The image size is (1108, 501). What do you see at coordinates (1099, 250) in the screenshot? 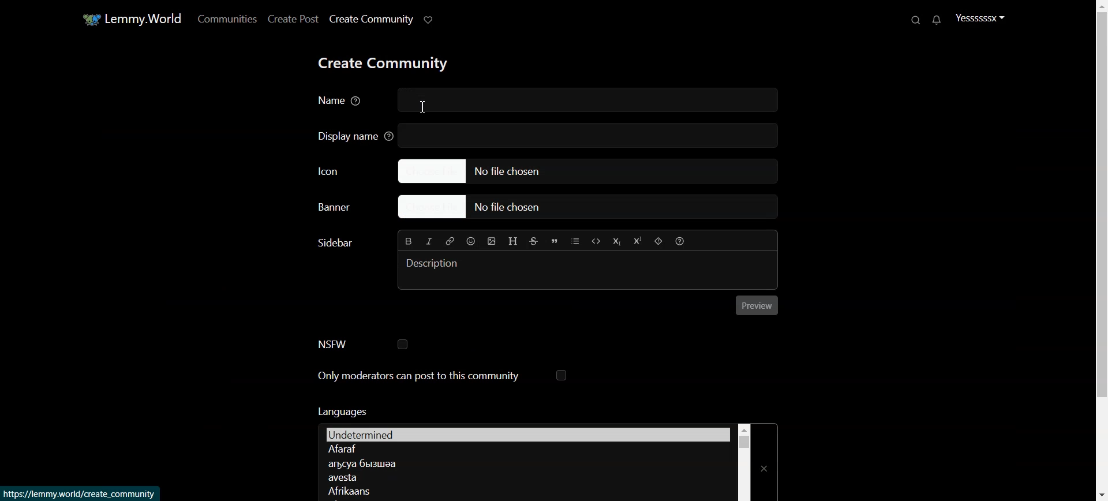
I see `Vertical Scroll bar` at bounding box center [1099, 250].